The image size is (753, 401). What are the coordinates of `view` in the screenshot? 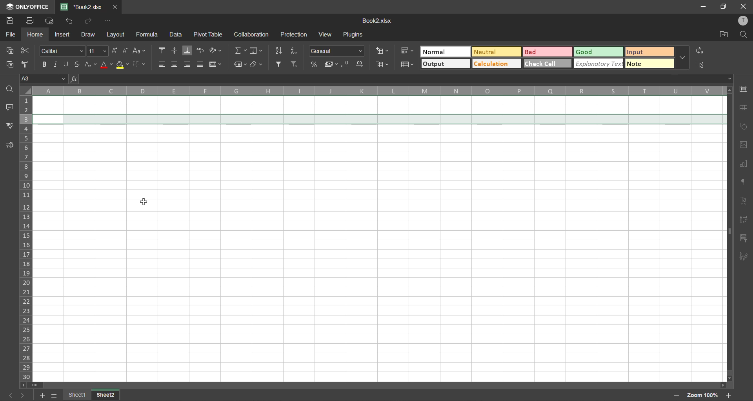 It's located at (323, 35).